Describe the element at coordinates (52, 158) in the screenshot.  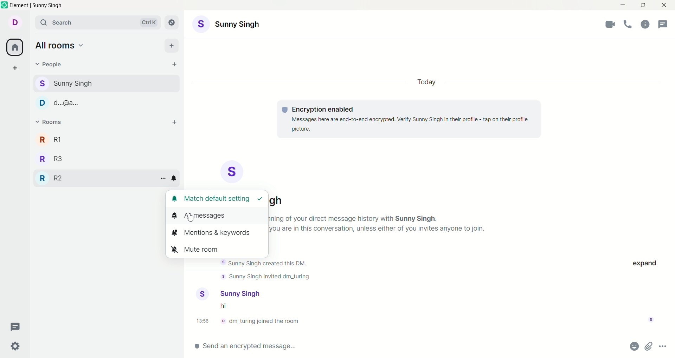
I see `R3` at that location.